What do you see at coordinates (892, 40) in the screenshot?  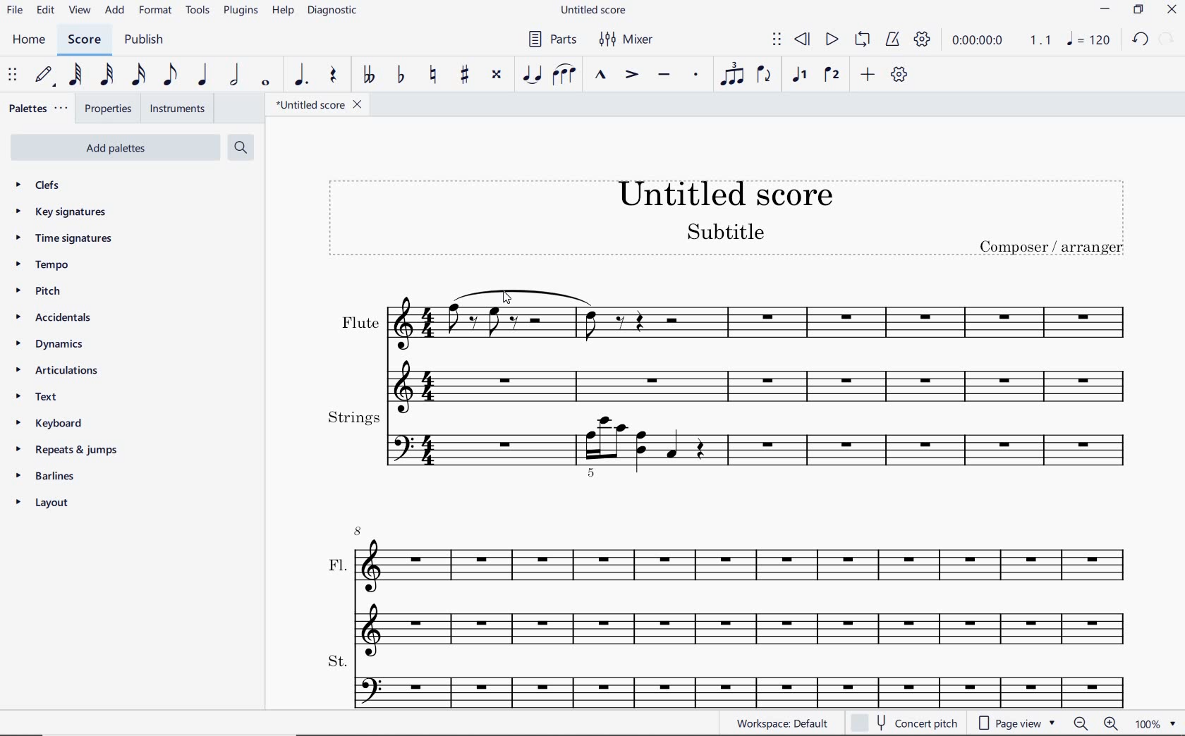 I see `METRONOME` at bounding box center [892, 40].